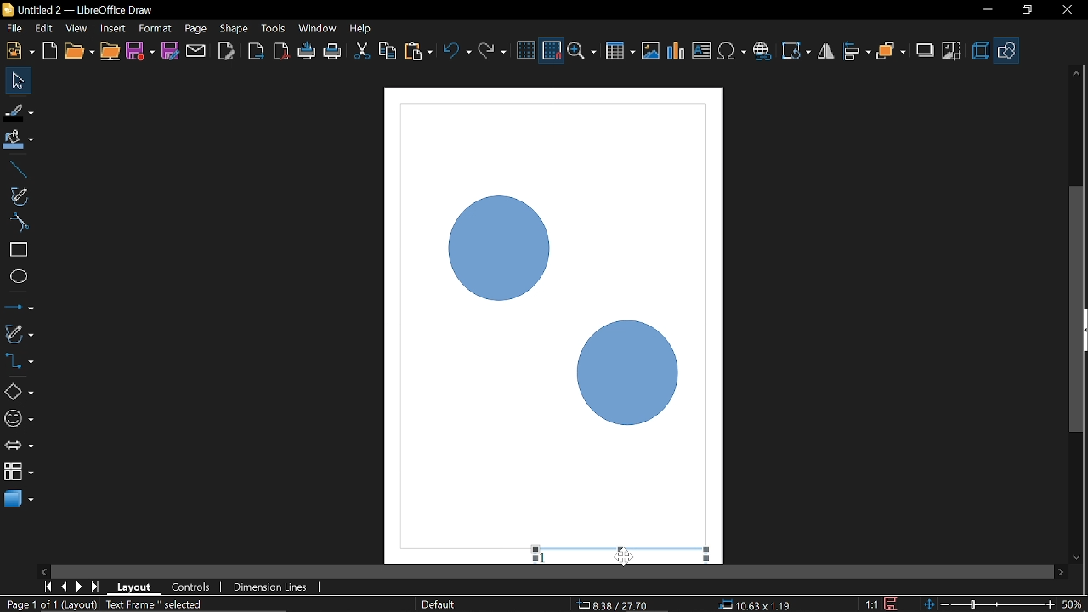 The image size is (1088, 612). I want to click on Next page, so click(80, 586).